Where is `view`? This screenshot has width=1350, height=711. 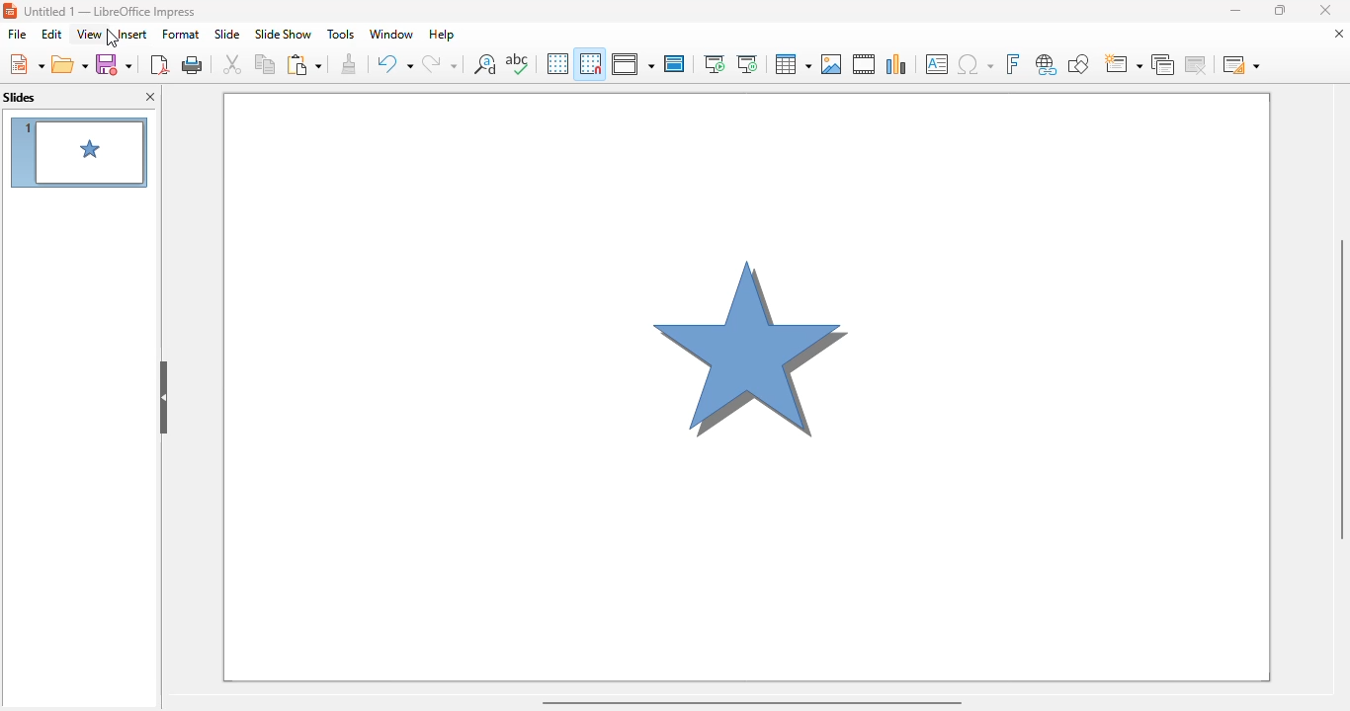 view is located at coordinates (90, 34).